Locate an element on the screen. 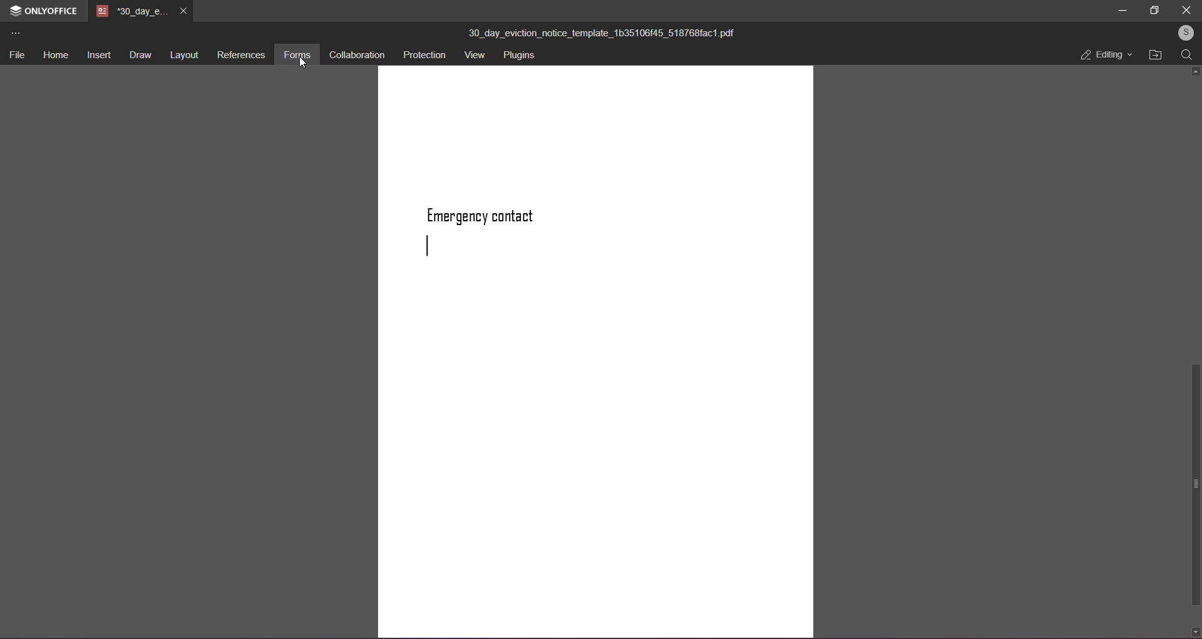 Image resolution: width=1202 pixels, height=639 pixels. forms is located at coordinates (296, 56).